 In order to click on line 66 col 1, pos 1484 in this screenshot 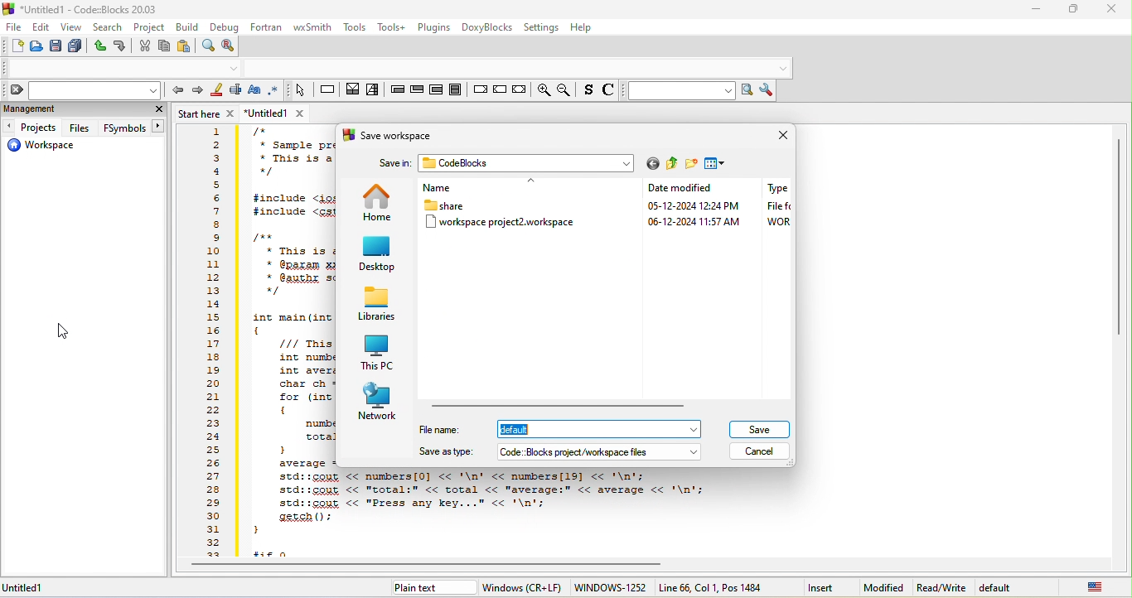, I will do `click(713, 587)`.